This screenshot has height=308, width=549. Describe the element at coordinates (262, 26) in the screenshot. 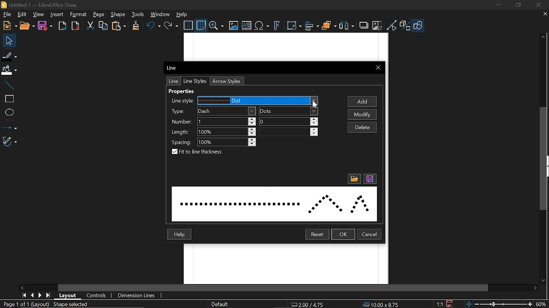

I see `Insert text` at that location.